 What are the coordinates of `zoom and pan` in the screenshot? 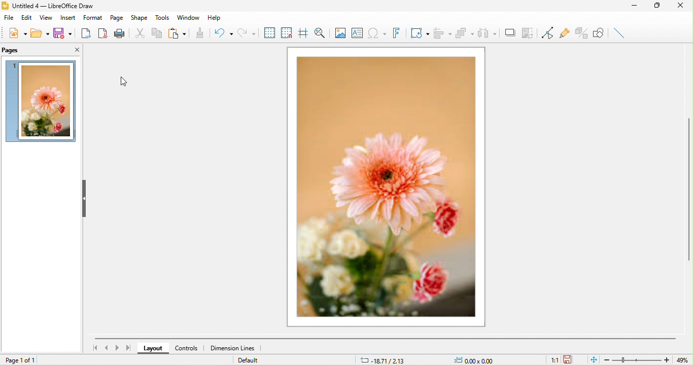 It's located at (320, 32).